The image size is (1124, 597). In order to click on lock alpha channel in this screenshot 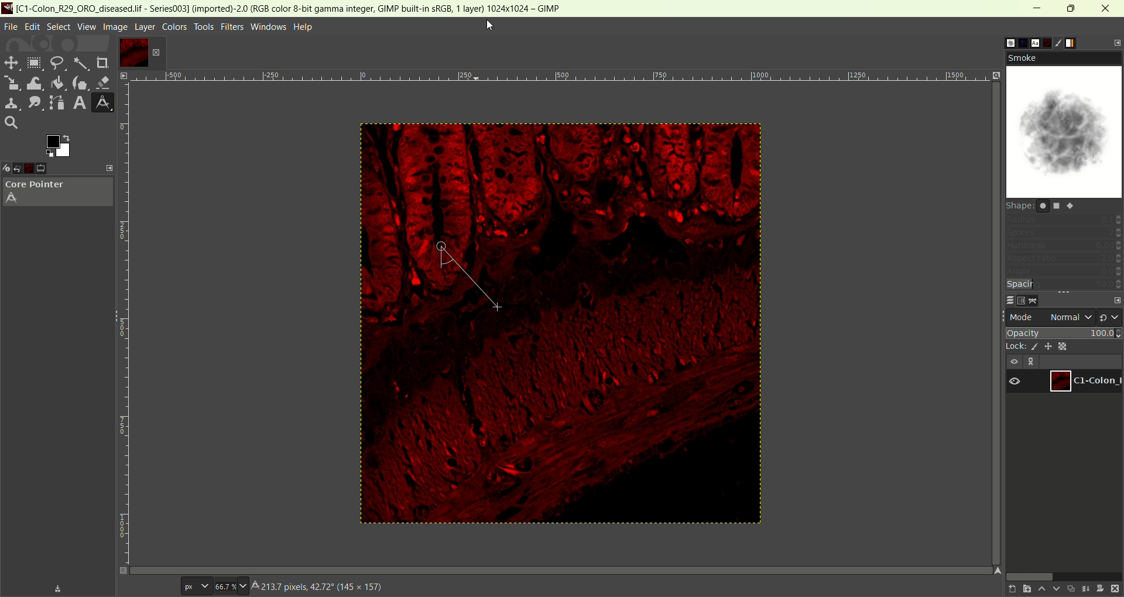, I will do `click(1062, 346)`.